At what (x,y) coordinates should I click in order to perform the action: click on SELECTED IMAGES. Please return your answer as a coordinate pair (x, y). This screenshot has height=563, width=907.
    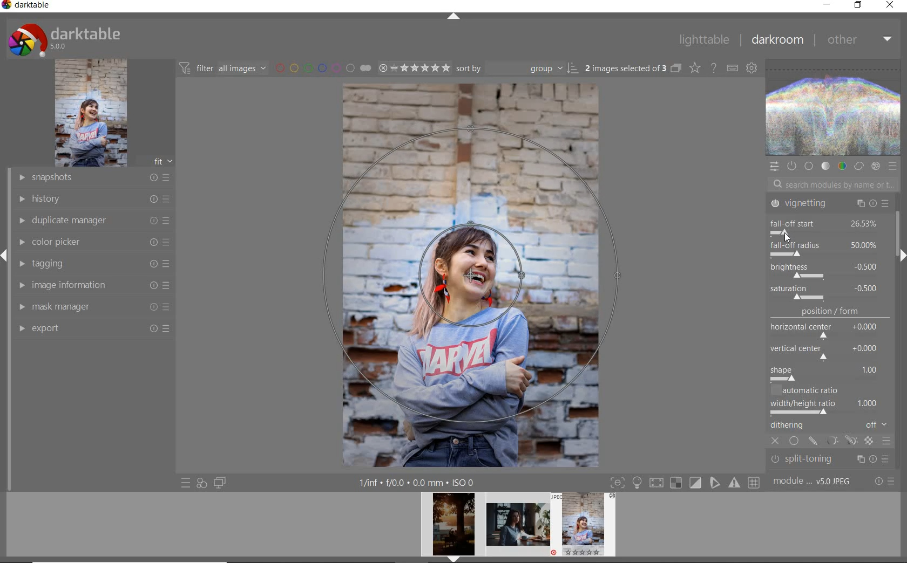
    Looking at the image, I should click on (626, 66).